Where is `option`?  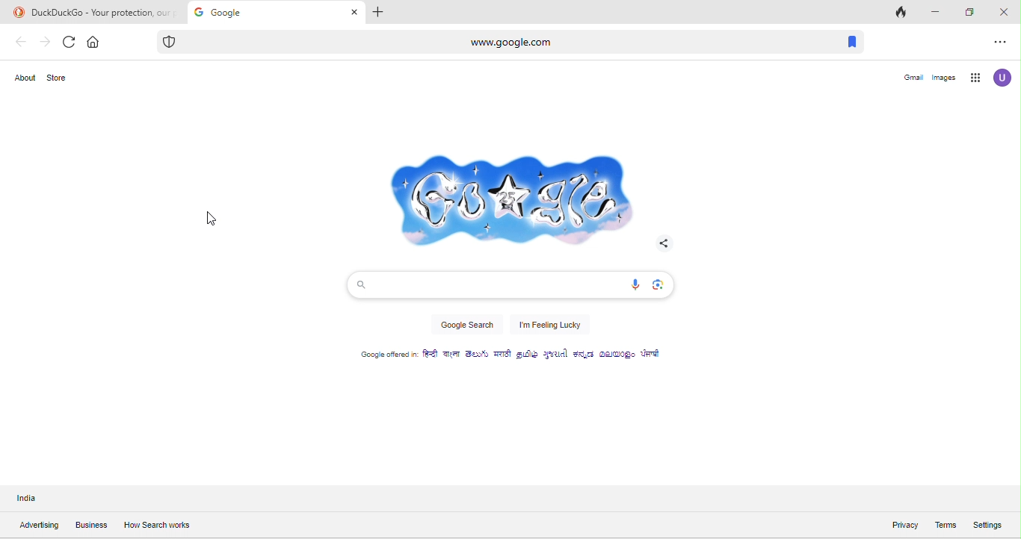 option is located at coordinates (1002, 42).